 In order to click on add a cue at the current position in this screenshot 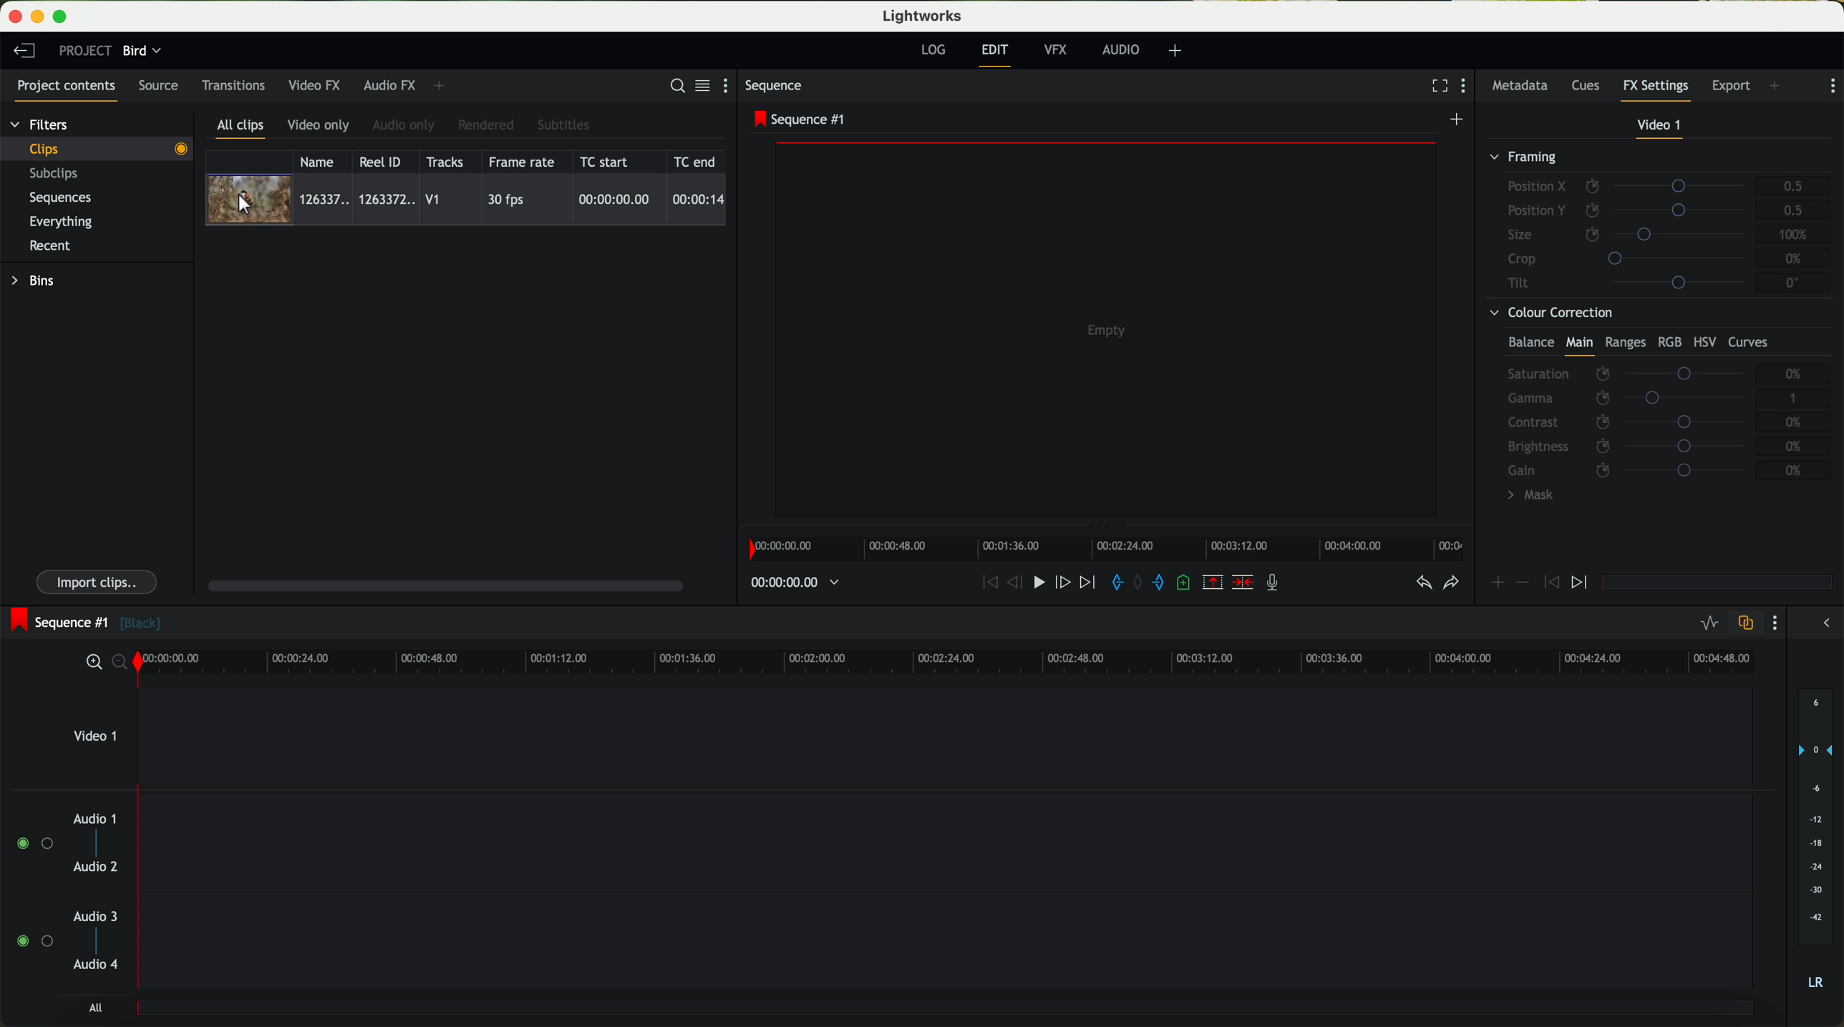, I will do `click(1185, 583)`.